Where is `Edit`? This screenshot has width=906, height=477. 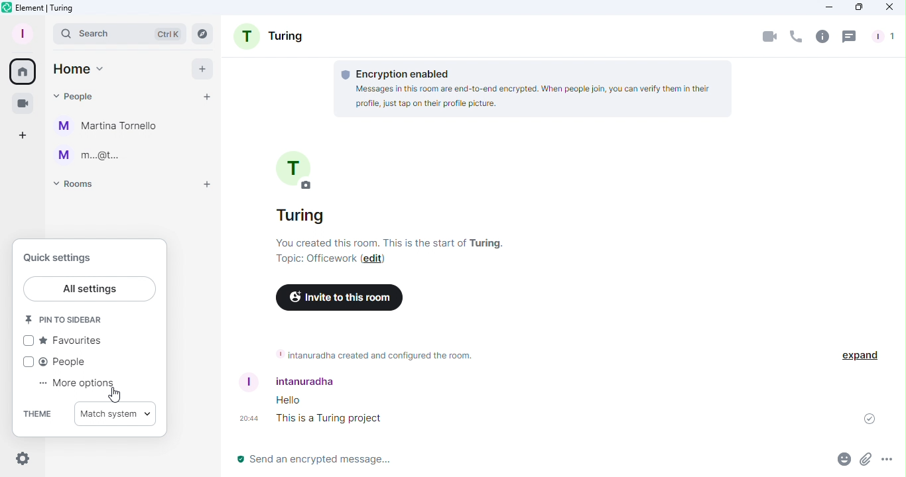
Edit is located at coordinates (373, 260).